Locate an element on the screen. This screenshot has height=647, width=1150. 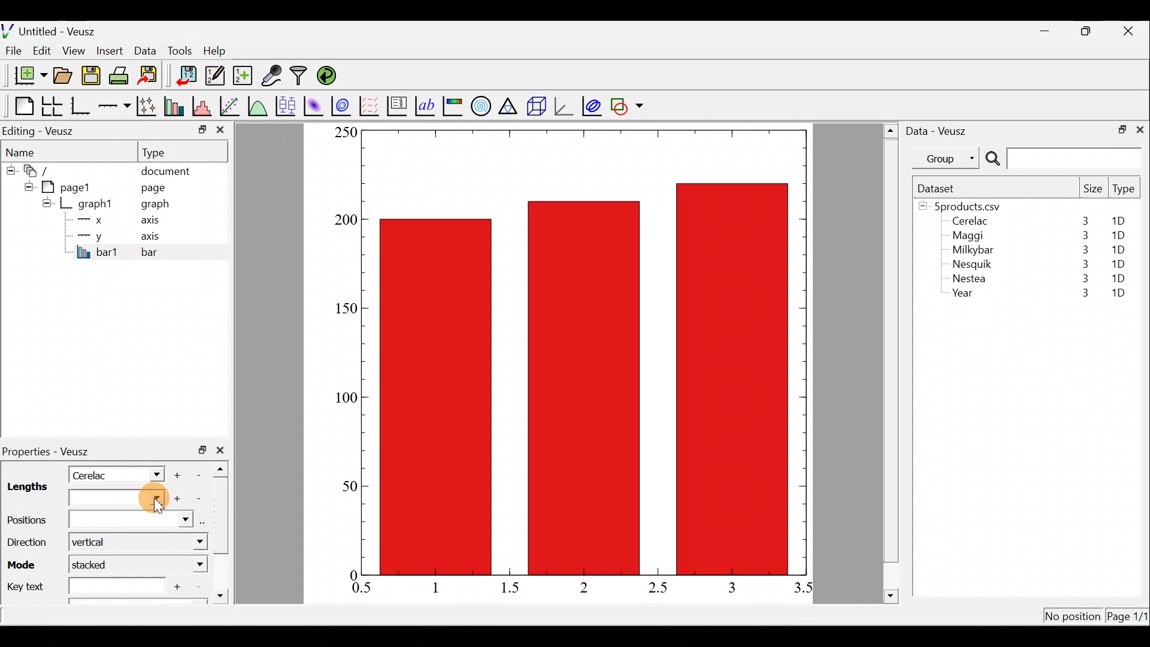
Arrange graphs in a grid is located at coordinates (52, 106).